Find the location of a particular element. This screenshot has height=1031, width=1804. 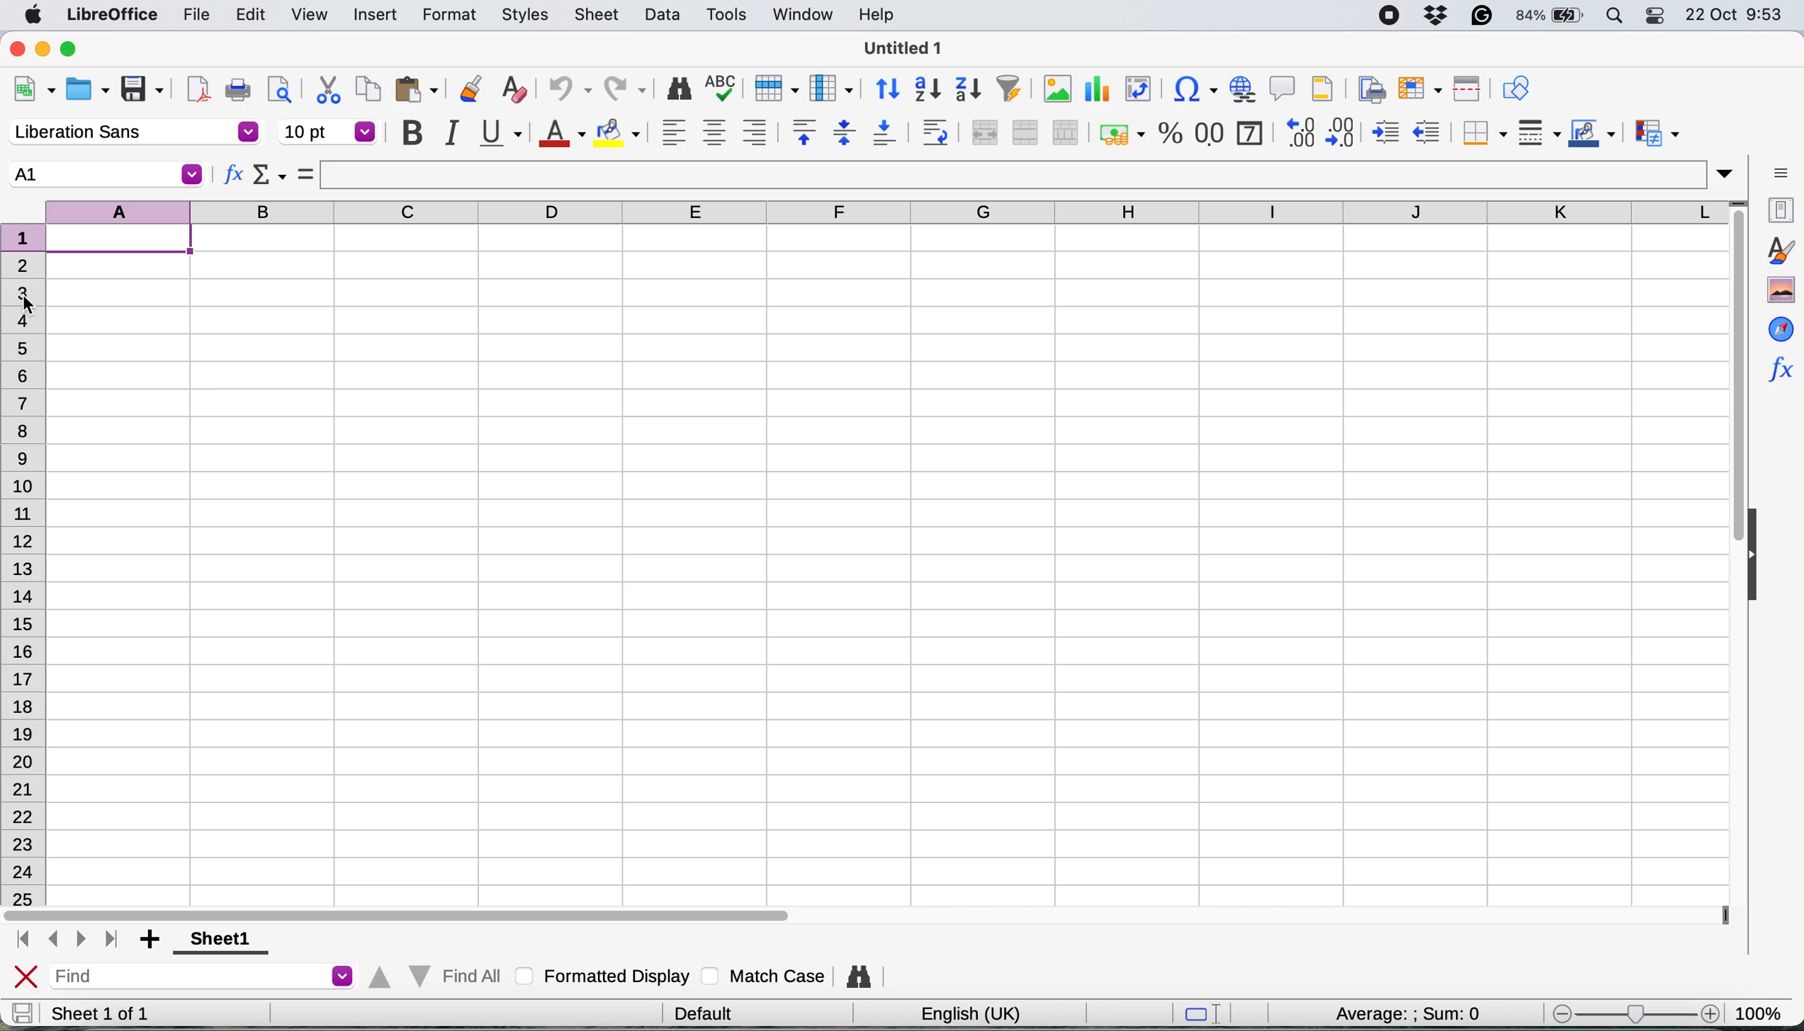

vertical scroll bar is located at coordinates (1727, 387).